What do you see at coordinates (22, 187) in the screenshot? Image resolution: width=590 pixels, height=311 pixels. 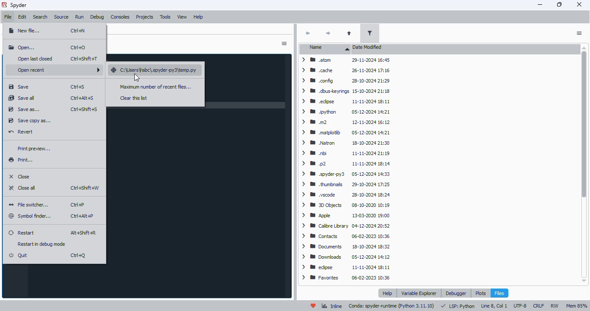 I see `close all` at bounding box center [22, 187].